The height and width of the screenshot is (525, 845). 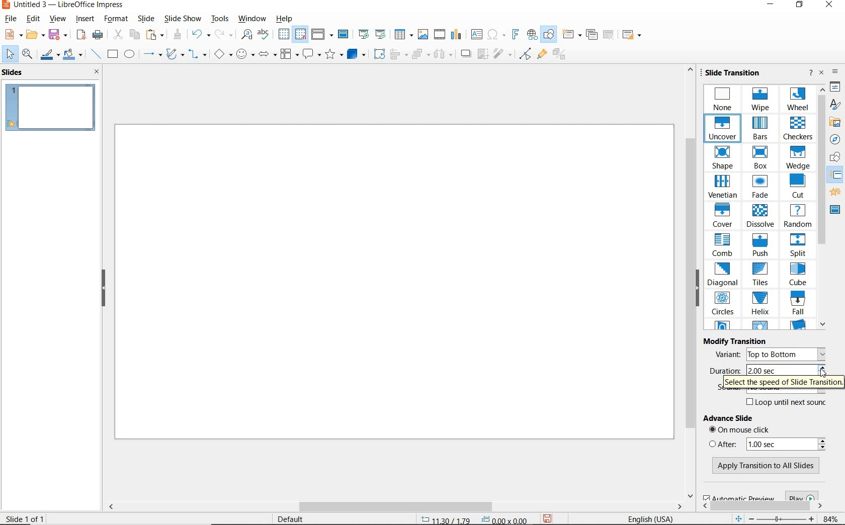 I want to click on RESTORE DOWN, so click(x=802, y=6).